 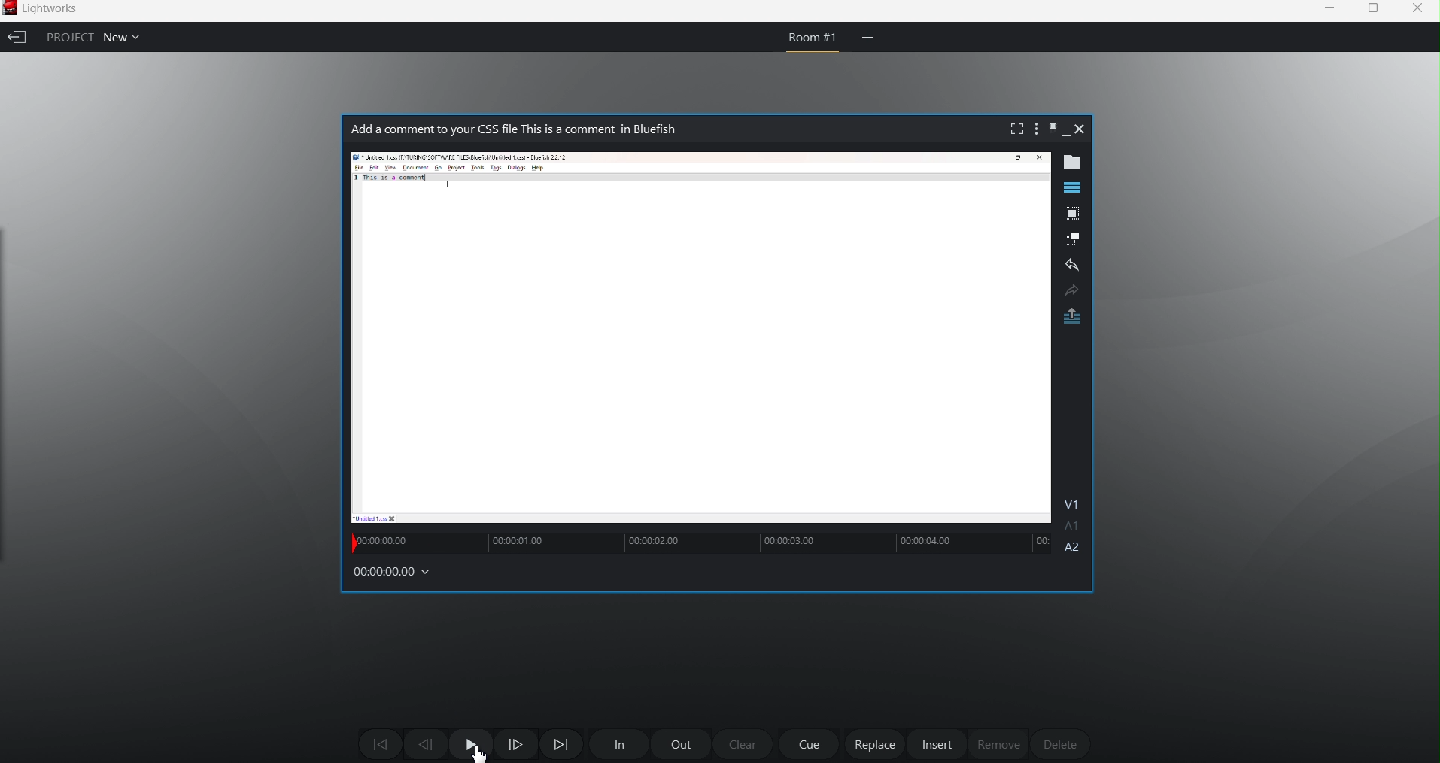 What do you see at coordinates (1071, 215) in the screenshot?
I see `pop out tile` at bounding box center [1071, 215].